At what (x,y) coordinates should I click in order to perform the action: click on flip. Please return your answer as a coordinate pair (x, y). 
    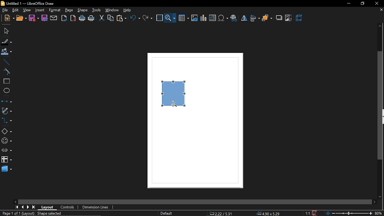
    Looking at the image, I should click on (244, 18).